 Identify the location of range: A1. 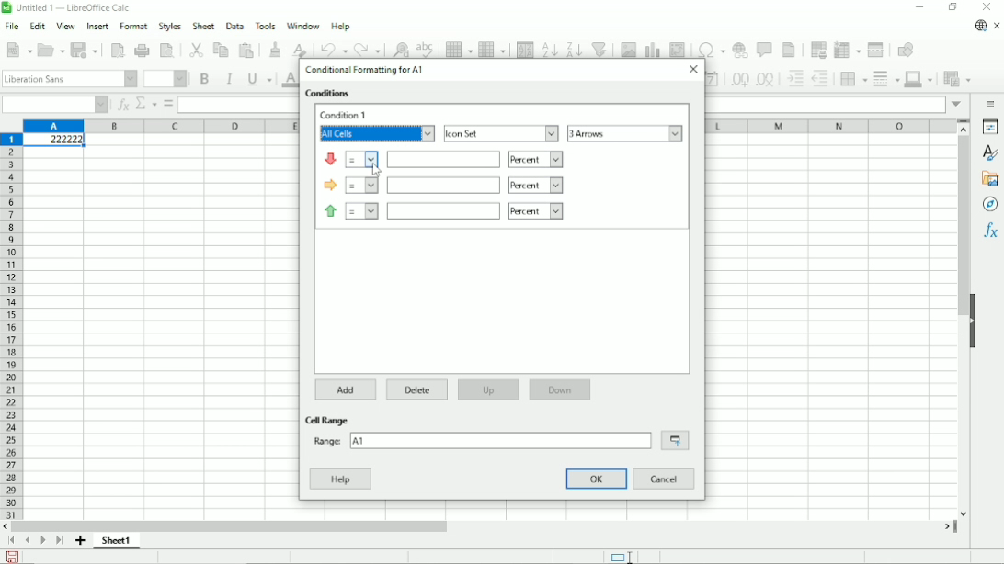
(480, 440).